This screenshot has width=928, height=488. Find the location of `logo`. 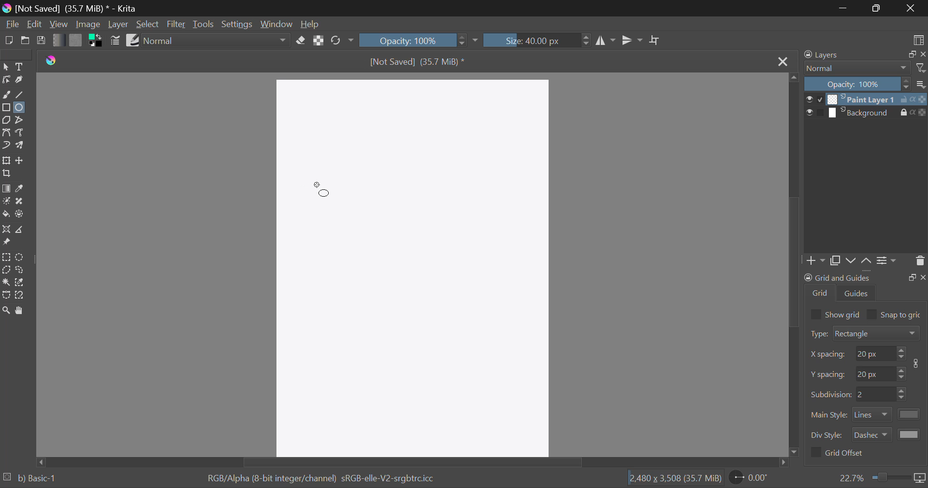

logo is located at coordinates (52, 63).